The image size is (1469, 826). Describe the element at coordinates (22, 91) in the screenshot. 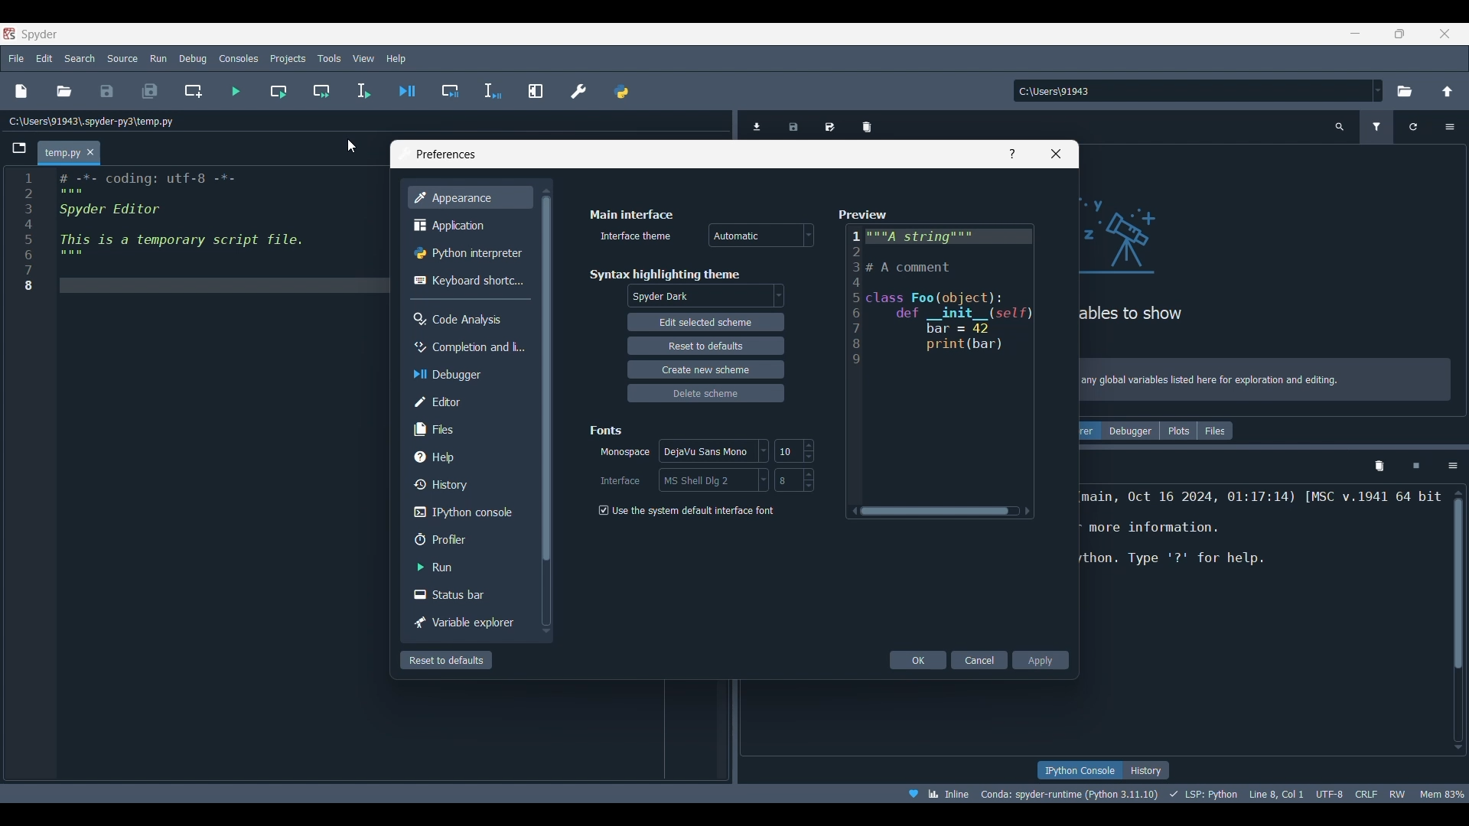

I see `New file` at that location.